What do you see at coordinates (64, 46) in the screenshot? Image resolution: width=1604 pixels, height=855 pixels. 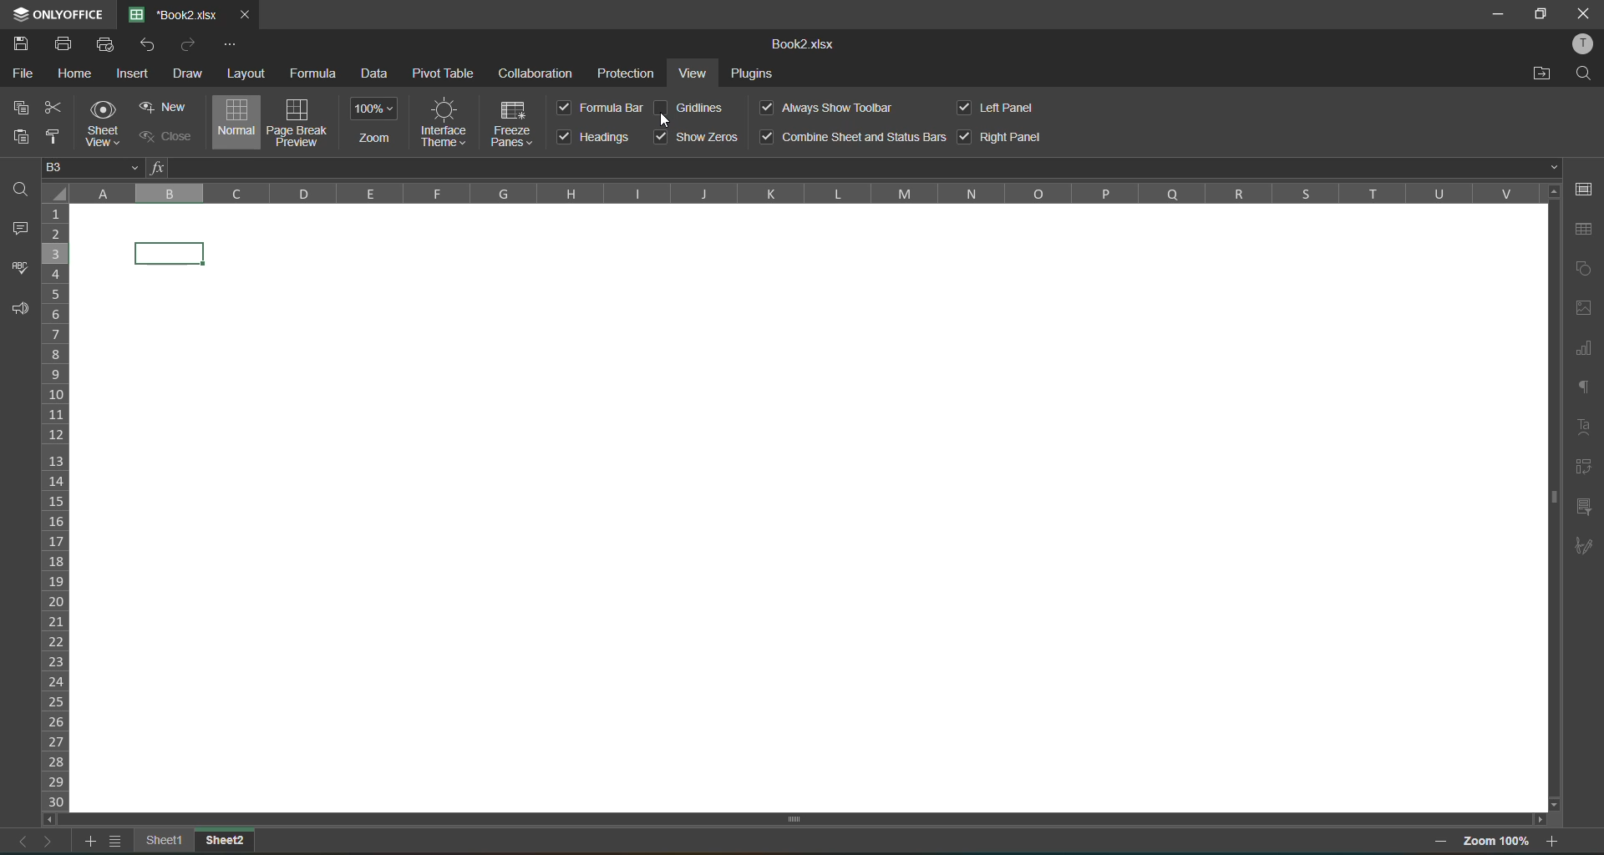 I see `print` at bounding box center [64, 46].